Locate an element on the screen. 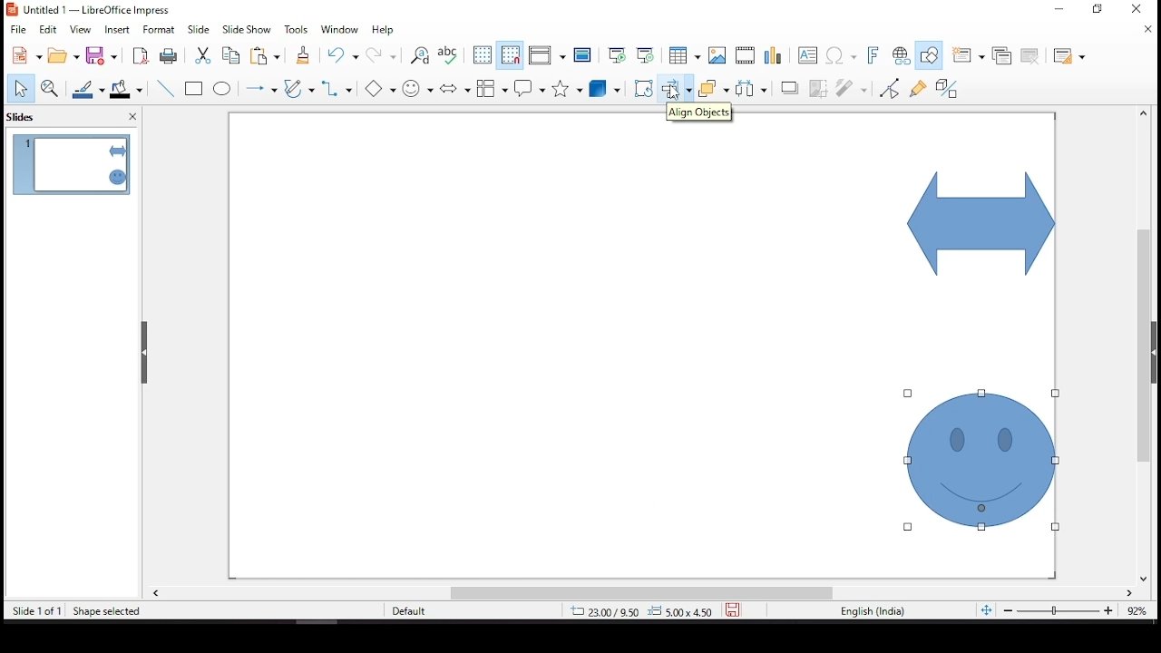 The height and width of the screenshot is (653, 1161). drag handles is located at coordinates (146, 353).